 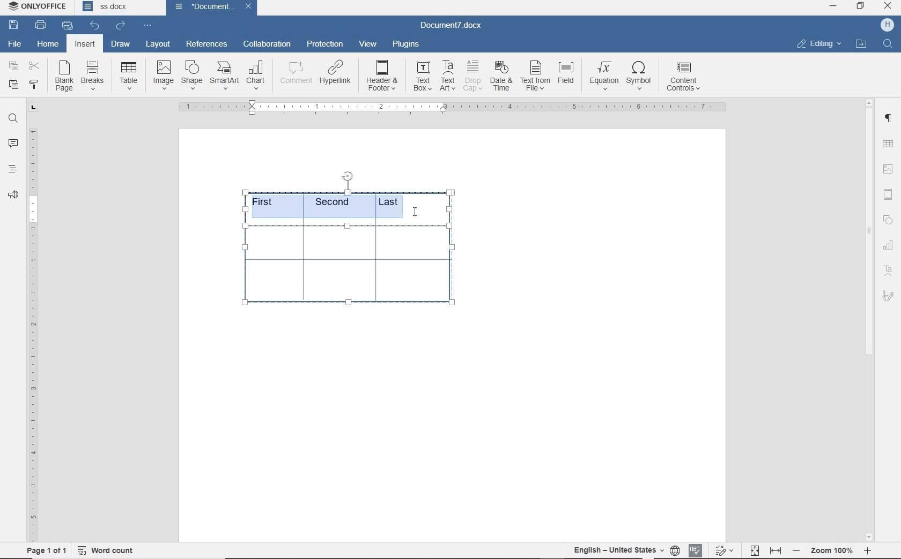 I want to click on references, so click(x=206, y=42).